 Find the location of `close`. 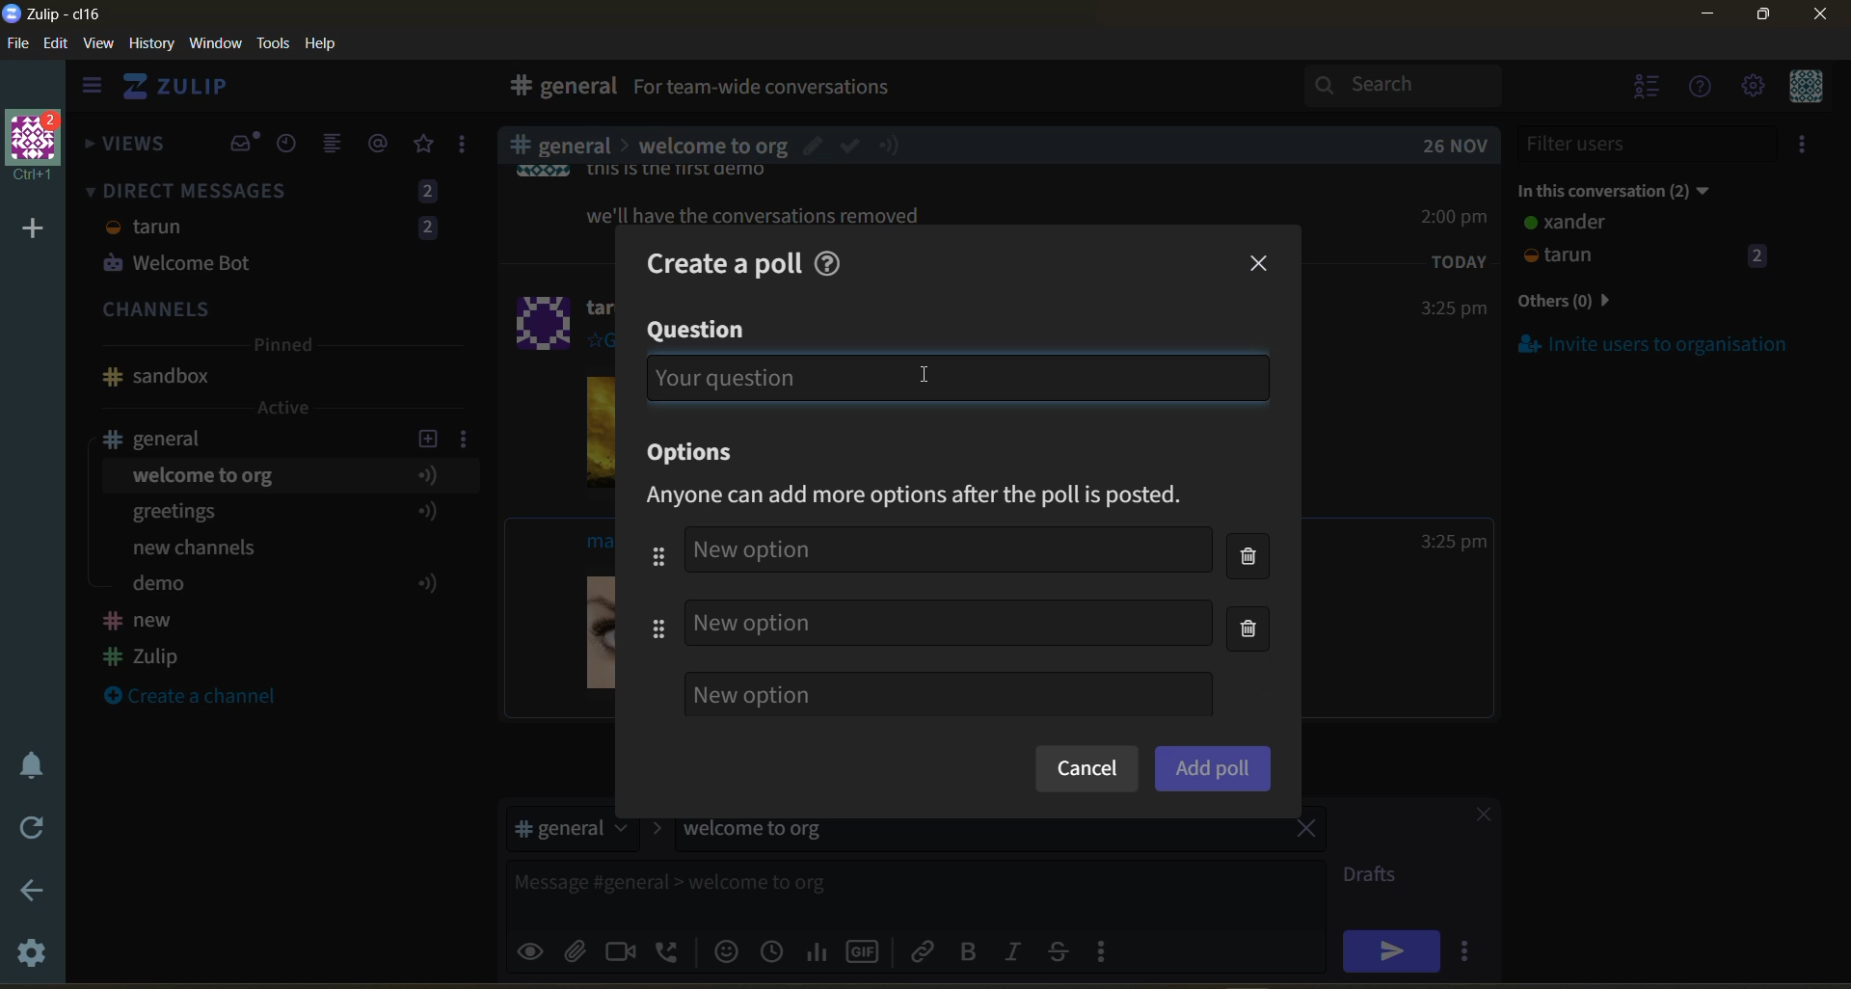

close is located at coordinates (1261, 264).